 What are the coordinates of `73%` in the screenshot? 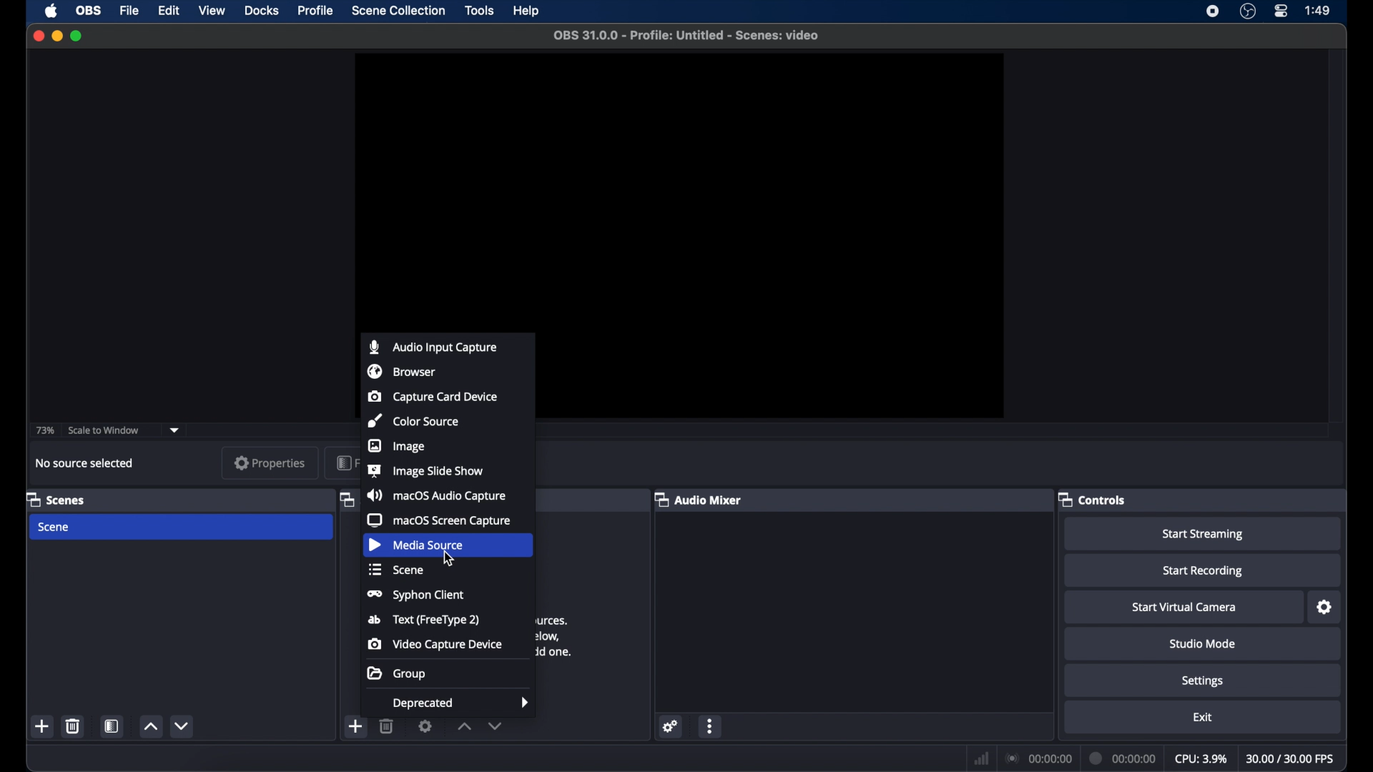 It's located at (44, 430).